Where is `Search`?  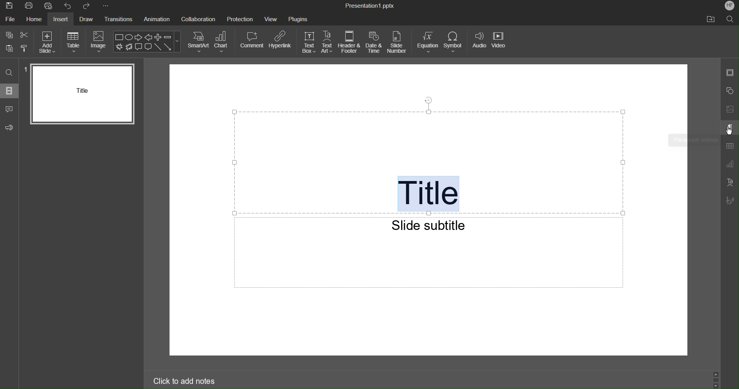
Search is located at coordinates (10, 73).